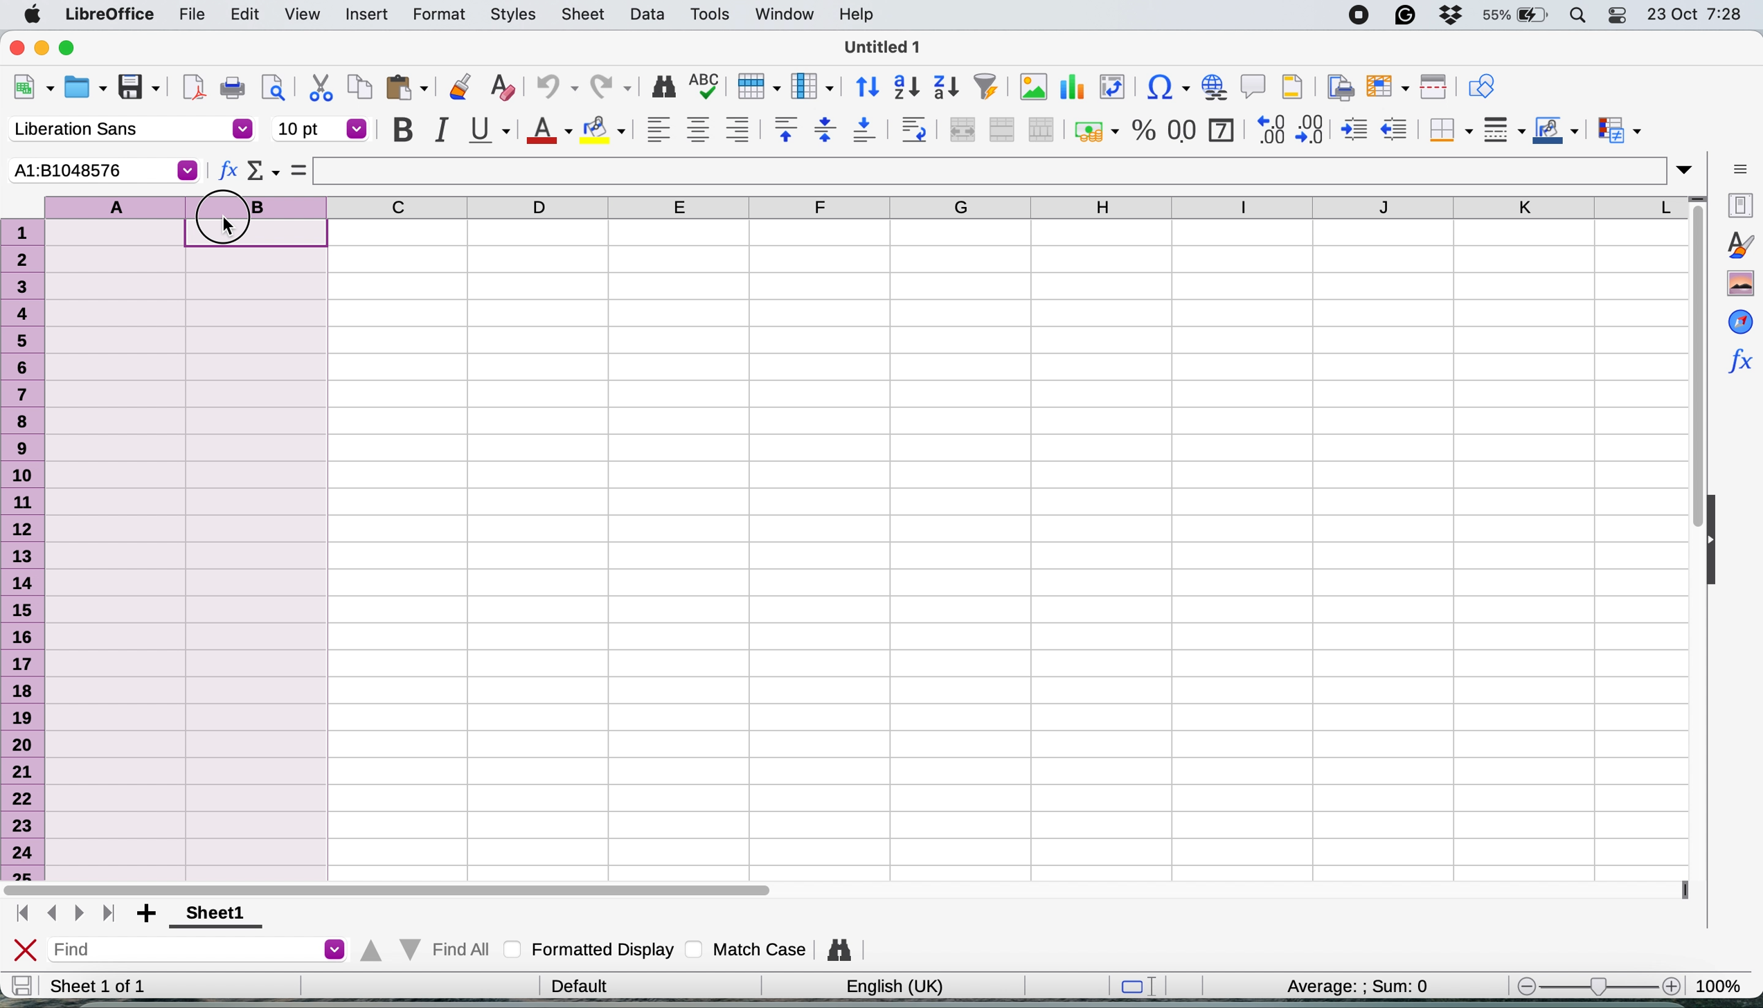 The width and height of the screenshot is (1763, 1008). Describe the element at coordinates (22, 985) in the screenshot. I see `save` at that location.